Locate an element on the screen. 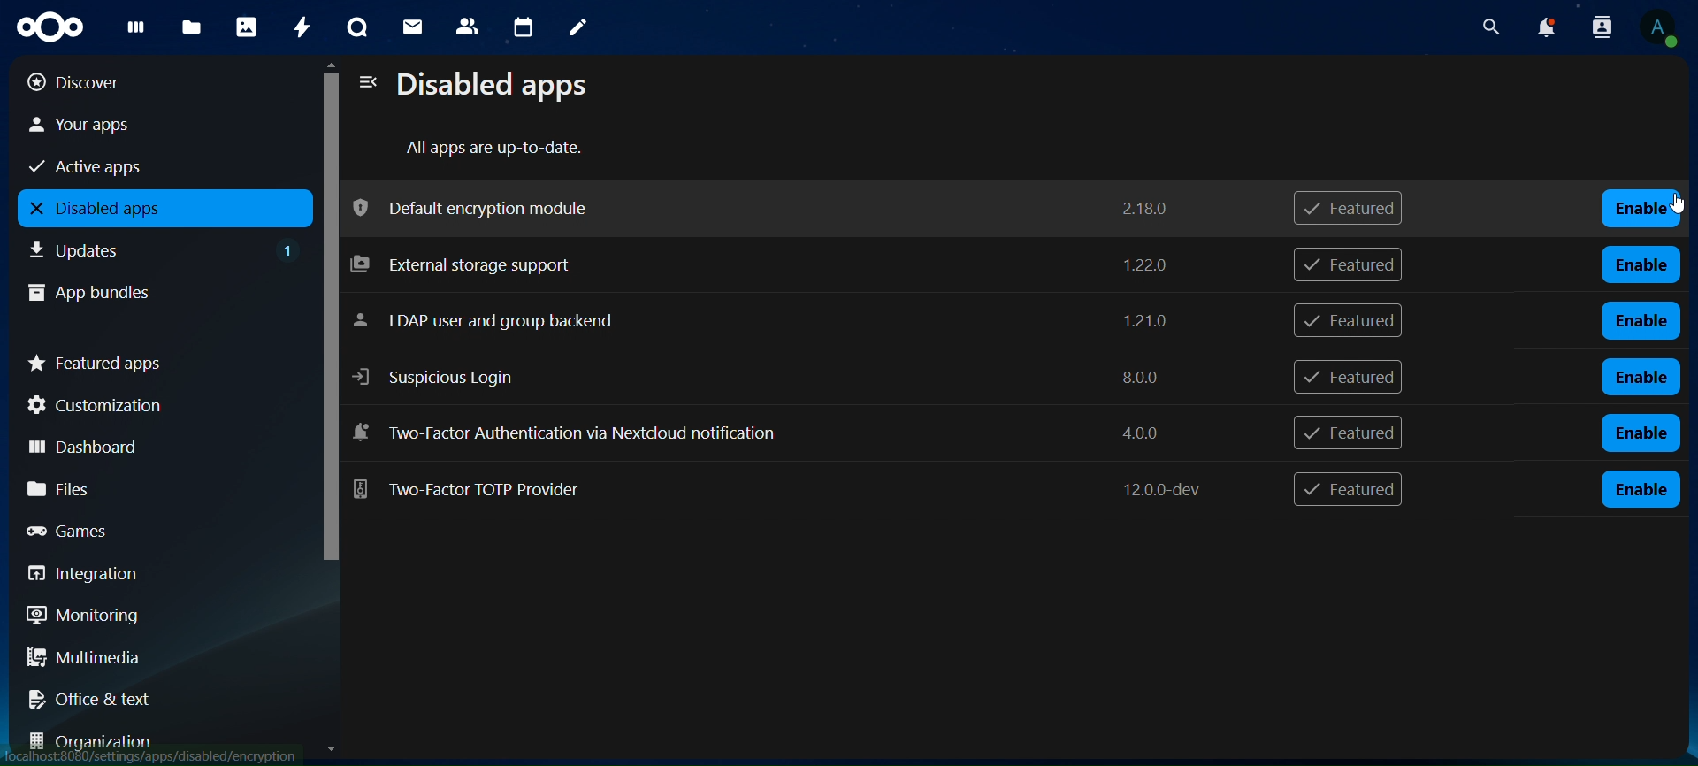  disabled apps is located at coordinates (160, 209).